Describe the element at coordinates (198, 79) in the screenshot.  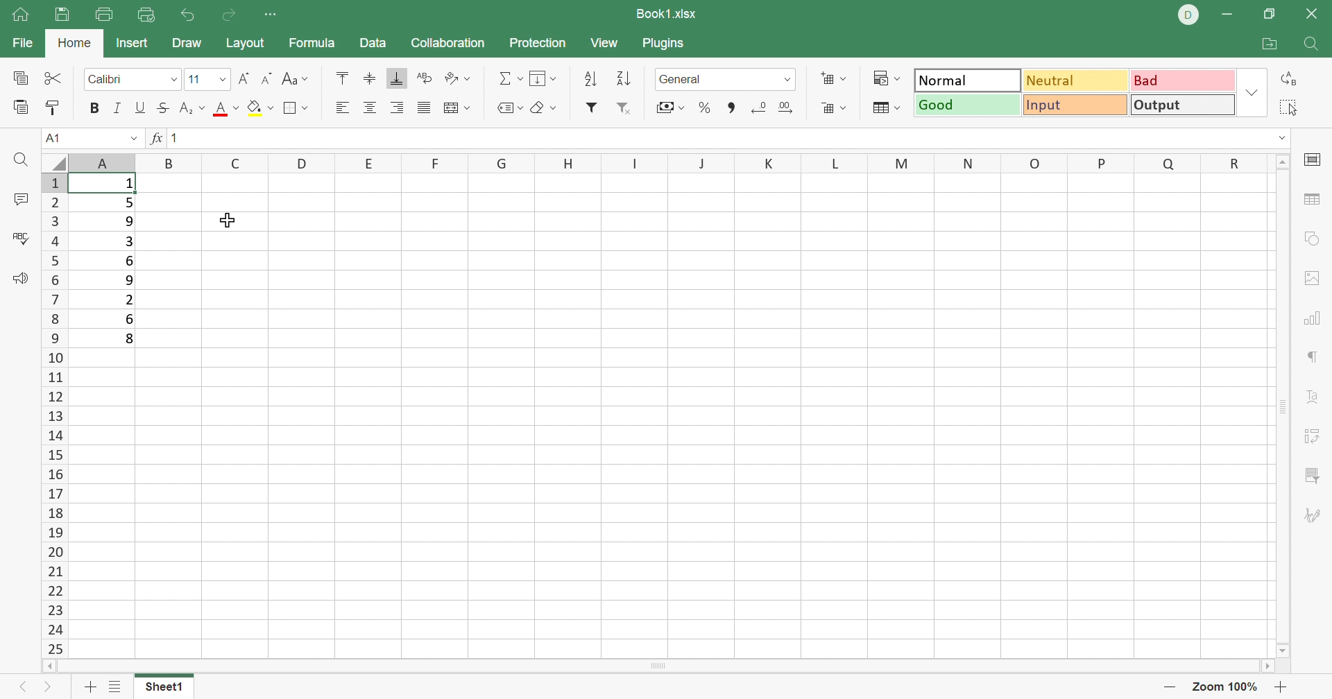
I see `font size` at that location.